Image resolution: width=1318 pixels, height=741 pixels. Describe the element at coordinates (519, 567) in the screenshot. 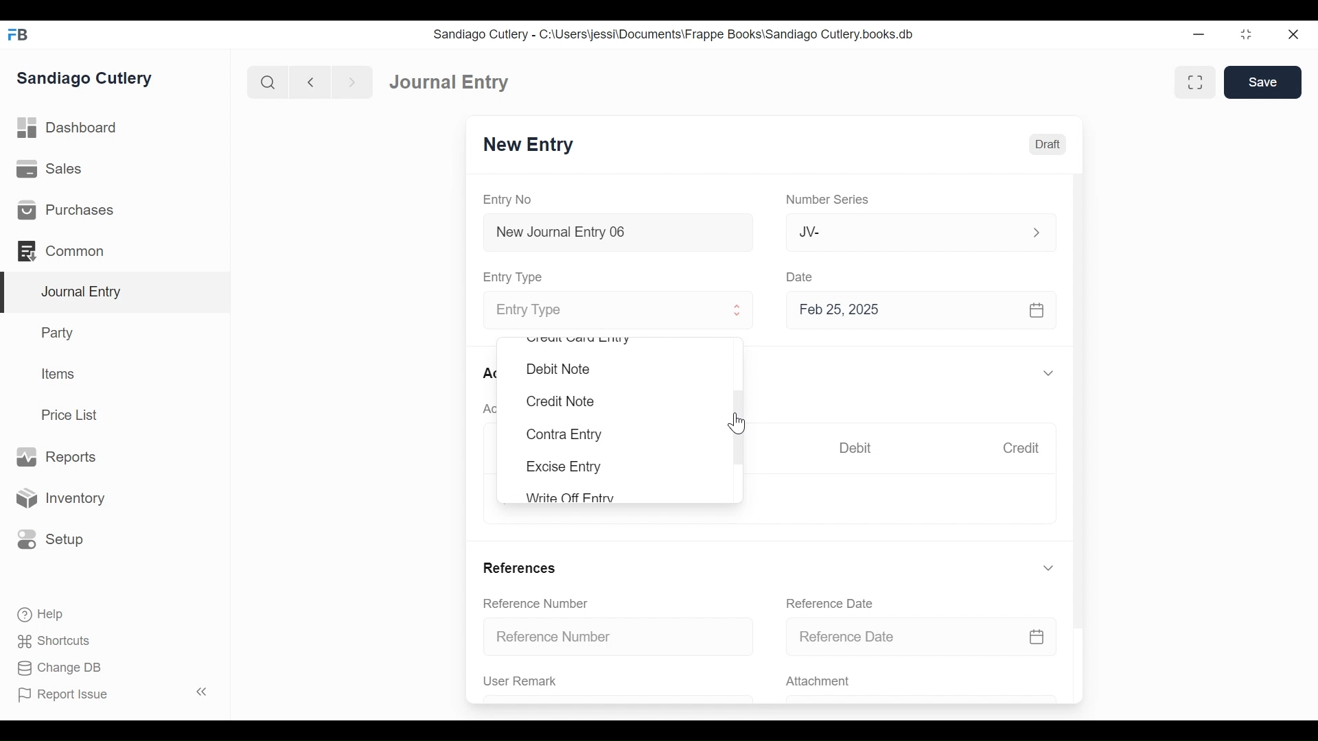

I see `References` at that location.